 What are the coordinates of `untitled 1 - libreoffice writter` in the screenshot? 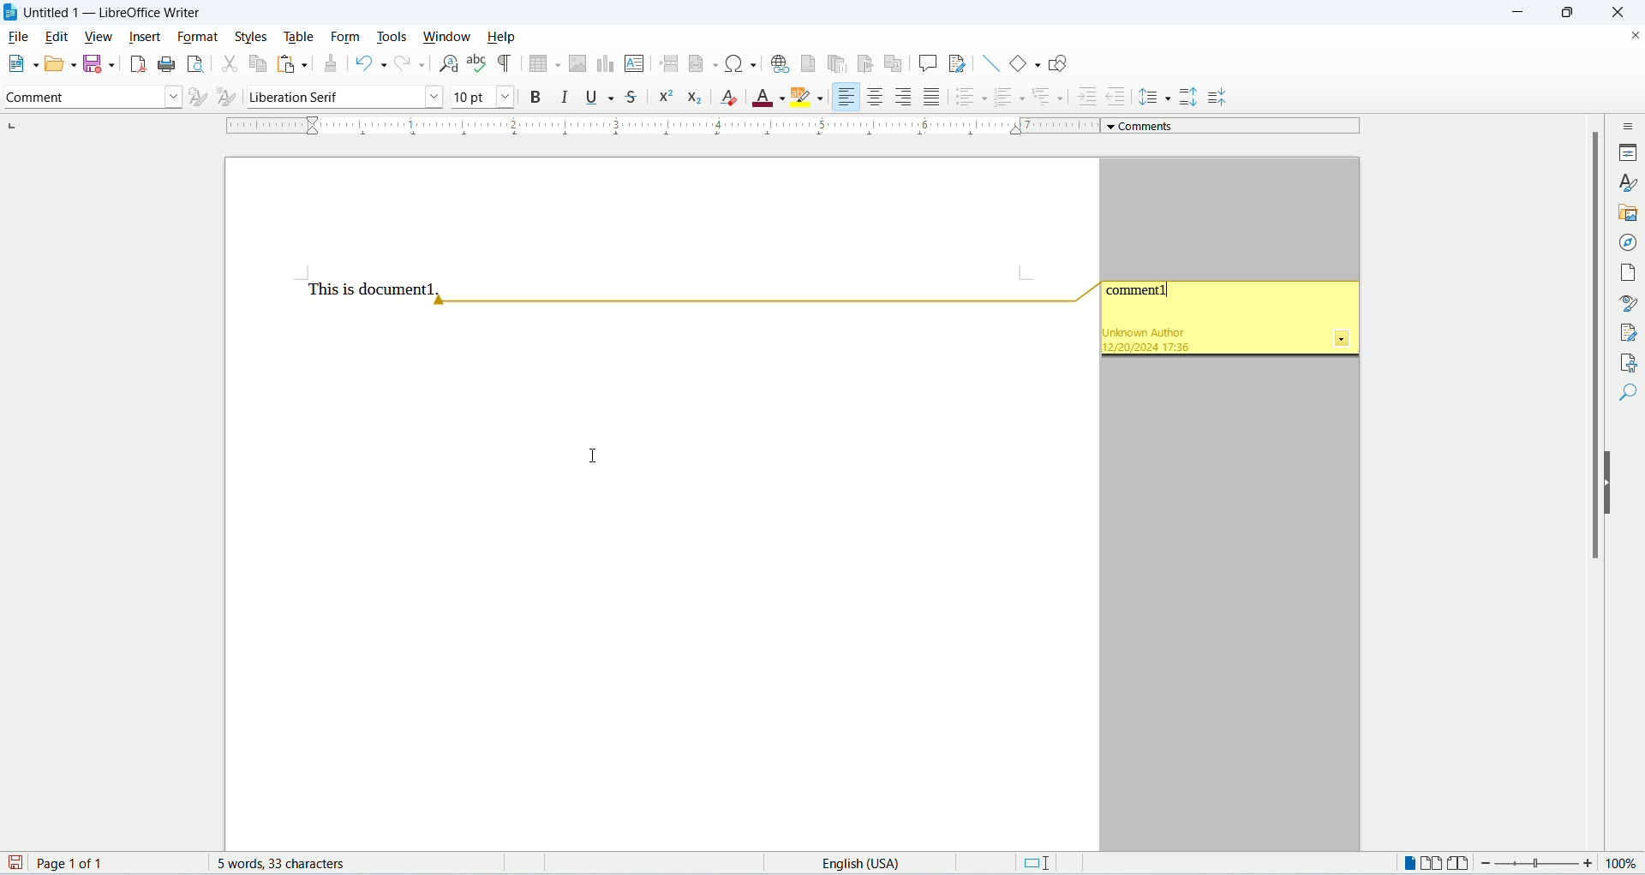 It's located at (117, 13).